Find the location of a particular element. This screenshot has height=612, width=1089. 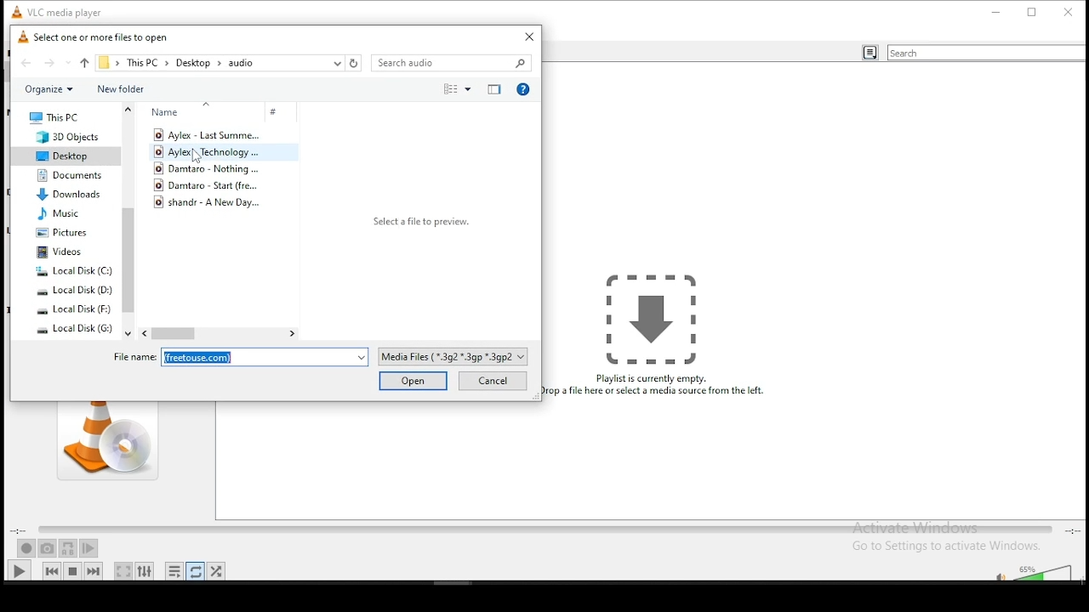

minimize is located at coordinates (997, 11).